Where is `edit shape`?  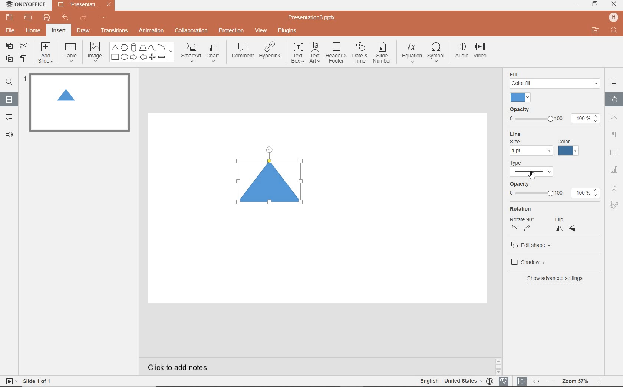
edit shape is located at coordinates (533, 246).